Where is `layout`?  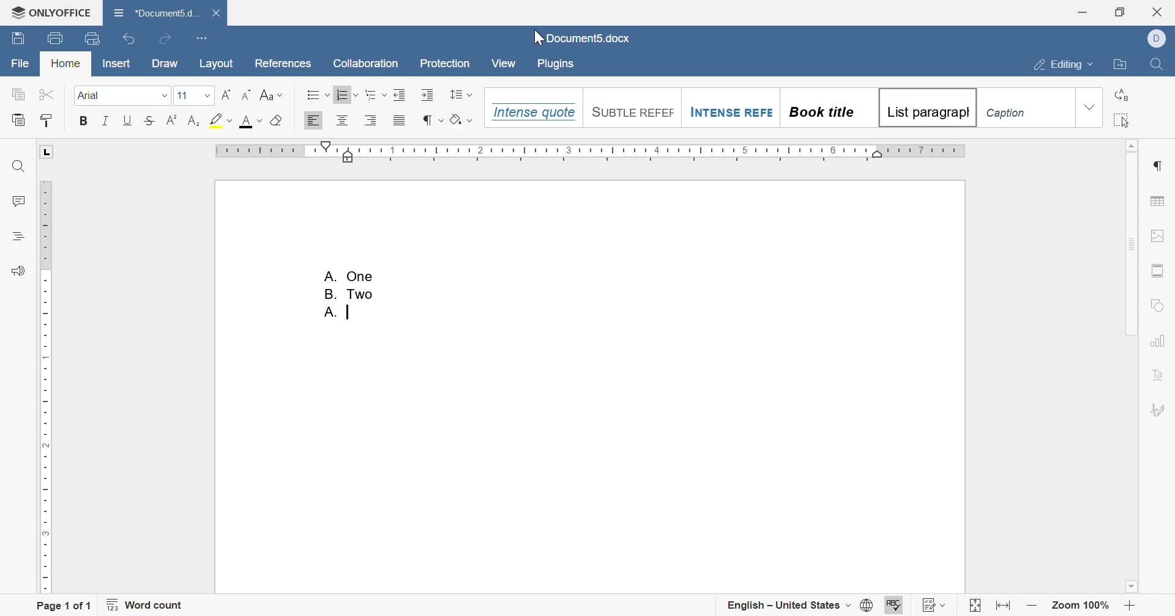
layout is located at coordinates (219, 65).